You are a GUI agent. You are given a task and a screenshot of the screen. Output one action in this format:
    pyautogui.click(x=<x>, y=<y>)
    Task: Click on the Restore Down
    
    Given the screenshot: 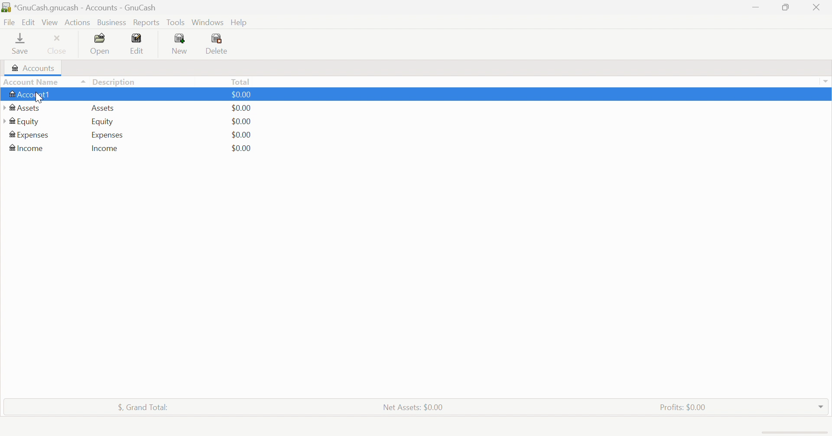 What is the action you would take?
    pyautogui.click(x=786, y=7)
    